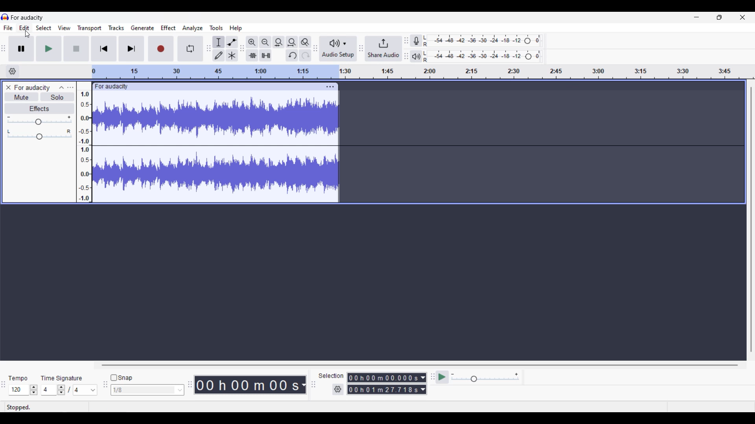 Image resolution: width=755 pixels, height=424 pixels. What do you see at coordinates (23, 390) in the screenshot?
I see `Tempo settings` at bounding box center [23, 390].